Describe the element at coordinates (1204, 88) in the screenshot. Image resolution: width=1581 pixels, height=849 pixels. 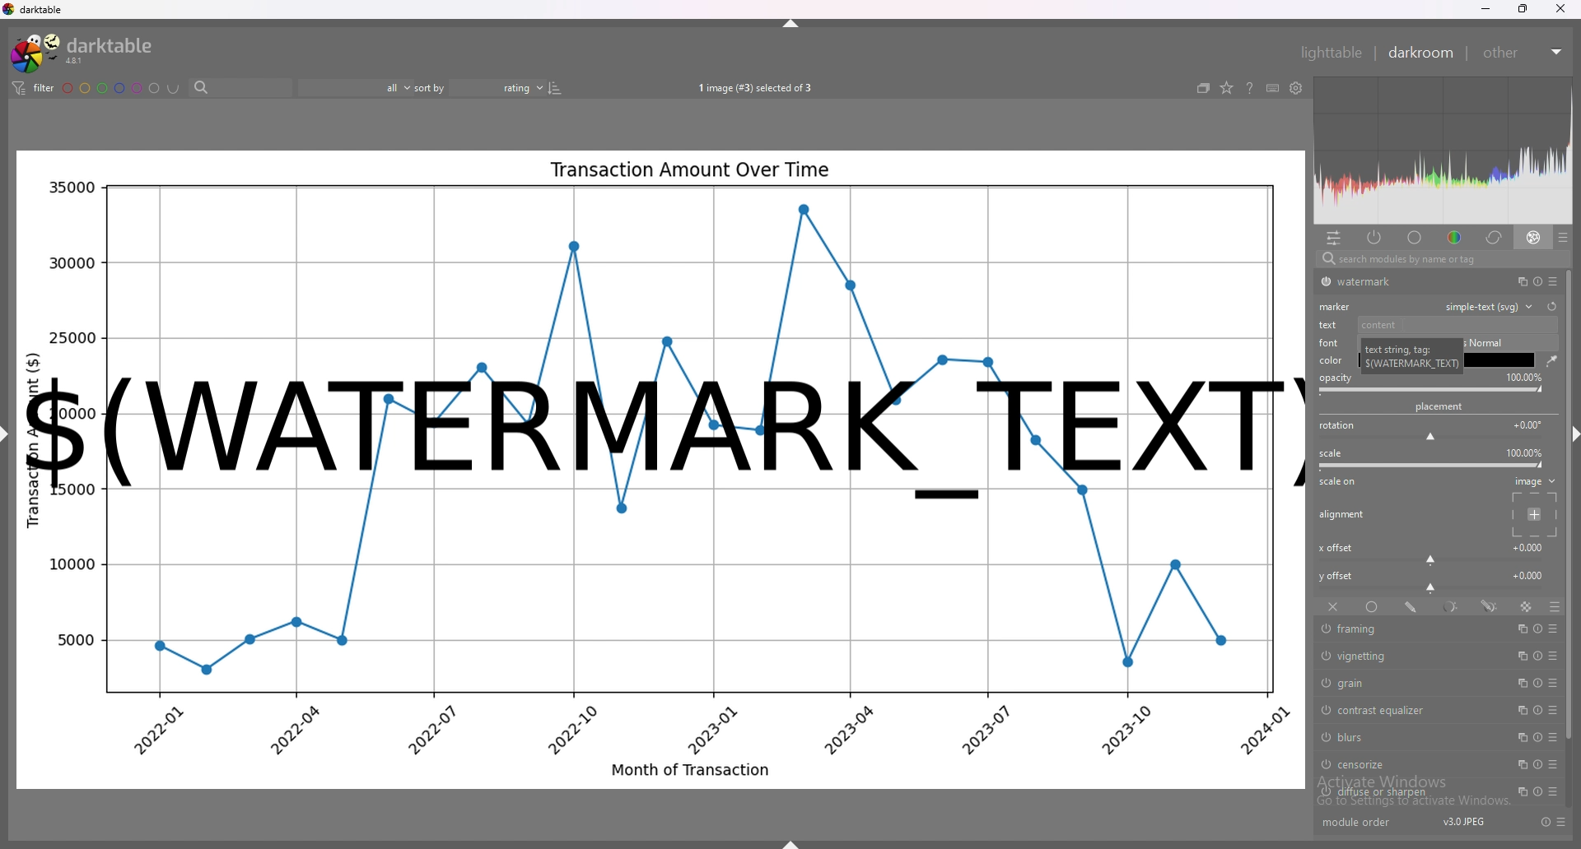
I see `create grouped images` at that location.